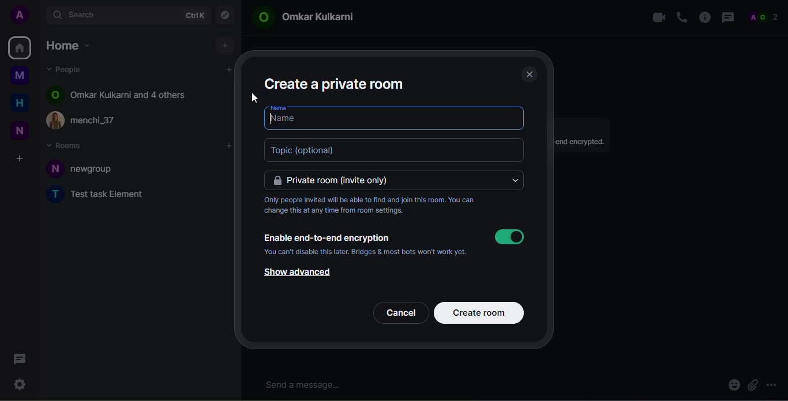  What do you see at coordinates (727, 17) in the screenshot?
I see `threads` at bounding box center [727, 17].